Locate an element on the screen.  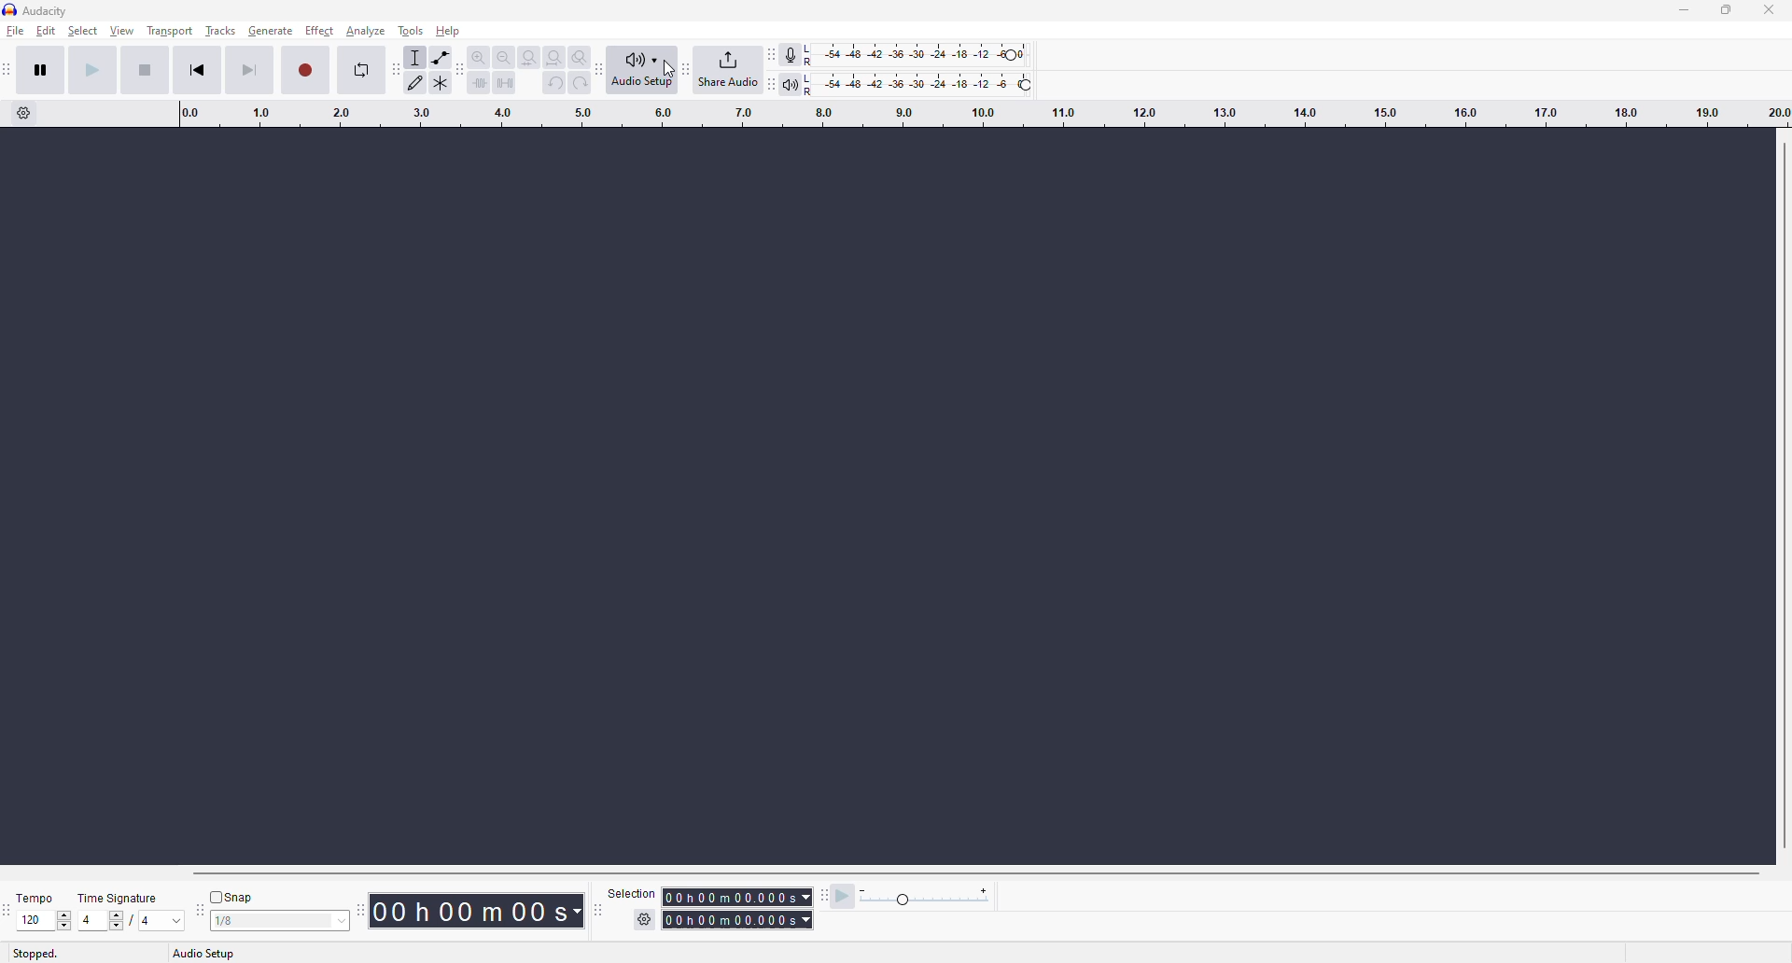
settings is located at coordinates (641, 920).